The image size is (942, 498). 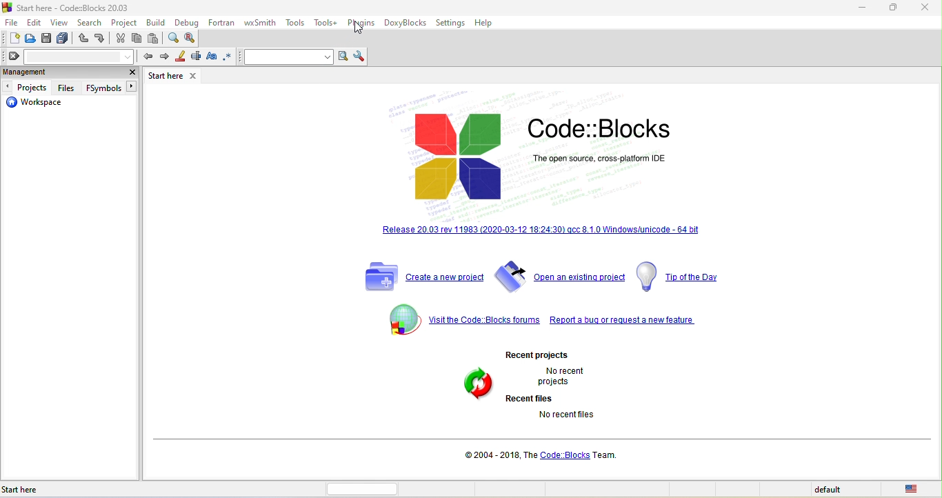 What do you see at coordinates (175, 76) in the screenshot?
I see `start here` at bounding box center [175, 76].